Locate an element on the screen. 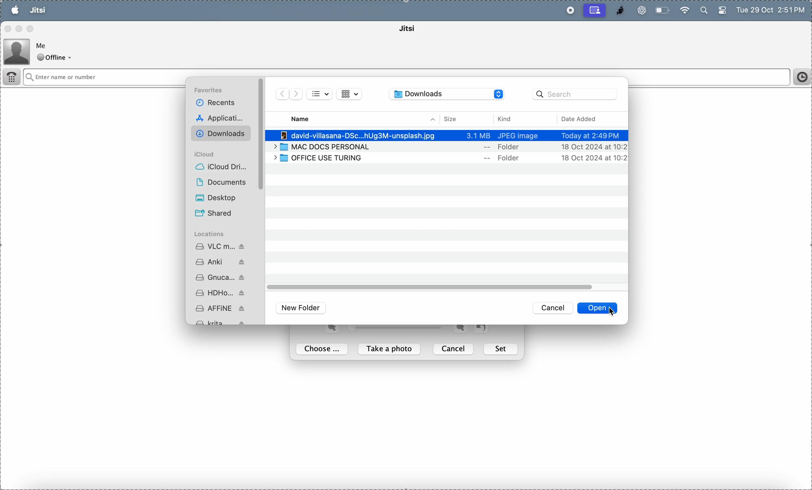 The width and height of the screenshot is (812, 490). search is located at coordinates (703, 11).